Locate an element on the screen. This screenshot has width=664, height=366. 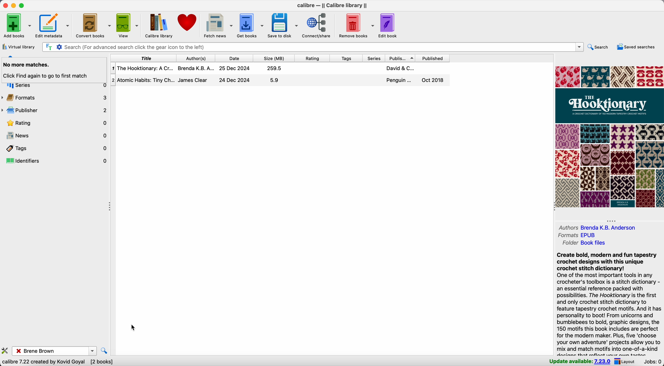
edit book is located at coordinates (390, 26).